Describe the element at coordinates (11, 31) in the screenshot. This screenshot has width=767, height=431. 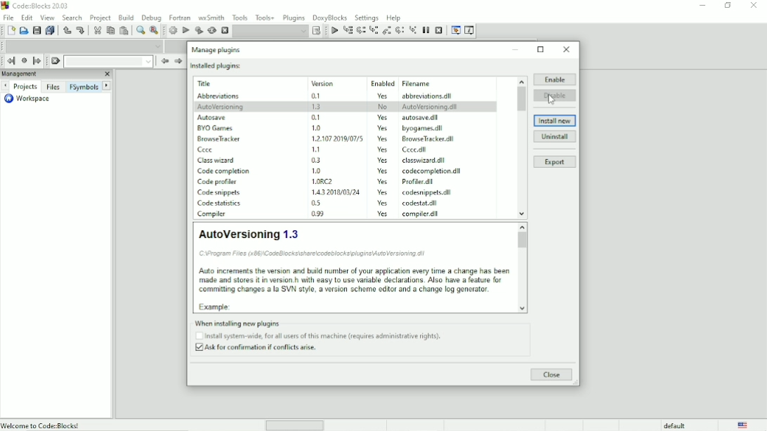
I see `New file` at that location.